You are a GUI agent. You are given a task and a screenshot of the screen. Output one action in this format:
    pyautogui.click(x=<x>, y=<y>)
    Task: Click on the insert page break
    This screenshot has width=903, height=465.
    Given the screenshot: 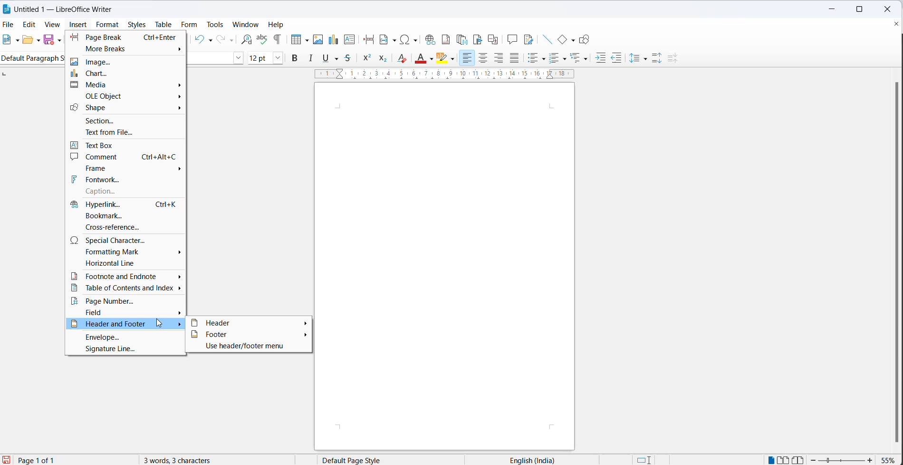 What is the action you would take?
    pyautogui.click(x=368, y=40)
    